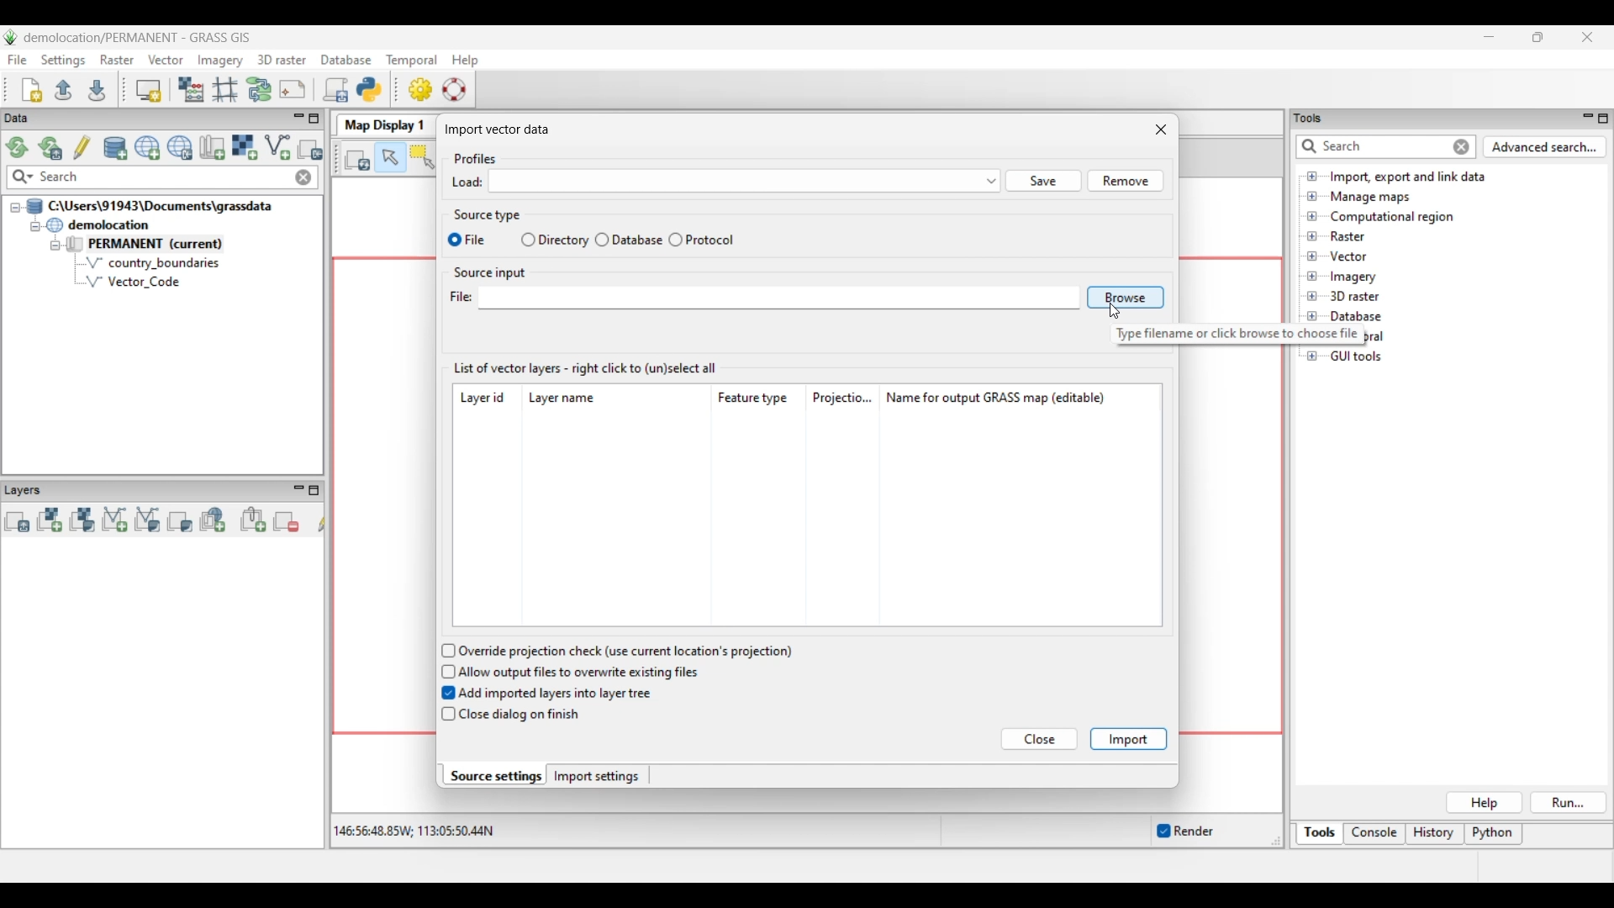  What do you see at coordinates (191, 89) in the screenshot?
I see `Raster map calculator` at bounding box center [191, 89].